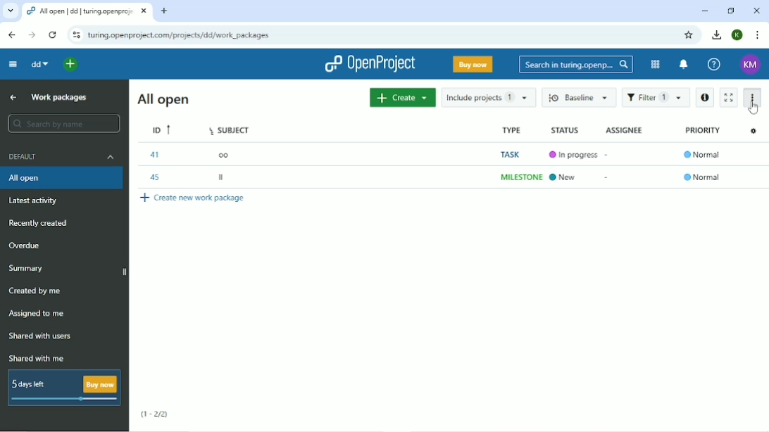 This screenshot has height=432, width=769. What do you see at coordinates (754, 131) in the screenshot?
I see `Configure view` at bounding box center [754, 131].